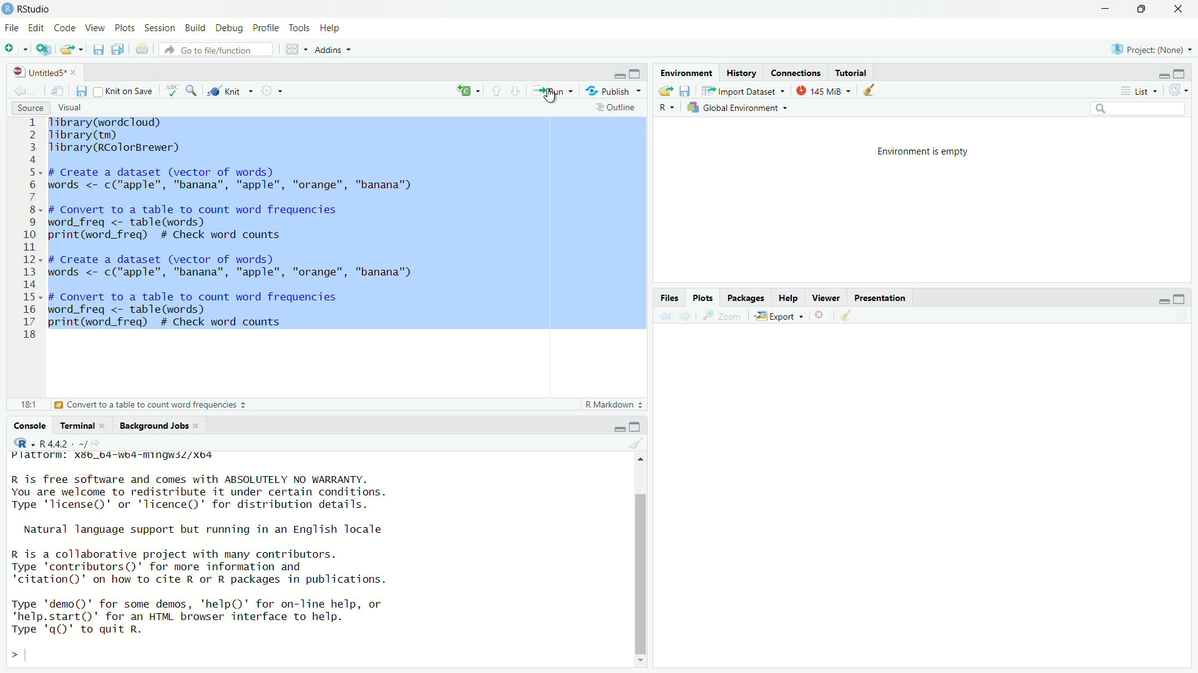  What do you see at coordinates (37, 91) in the screenshot?
I see `Go forward to the next source location` at bounding box center [37, 91].